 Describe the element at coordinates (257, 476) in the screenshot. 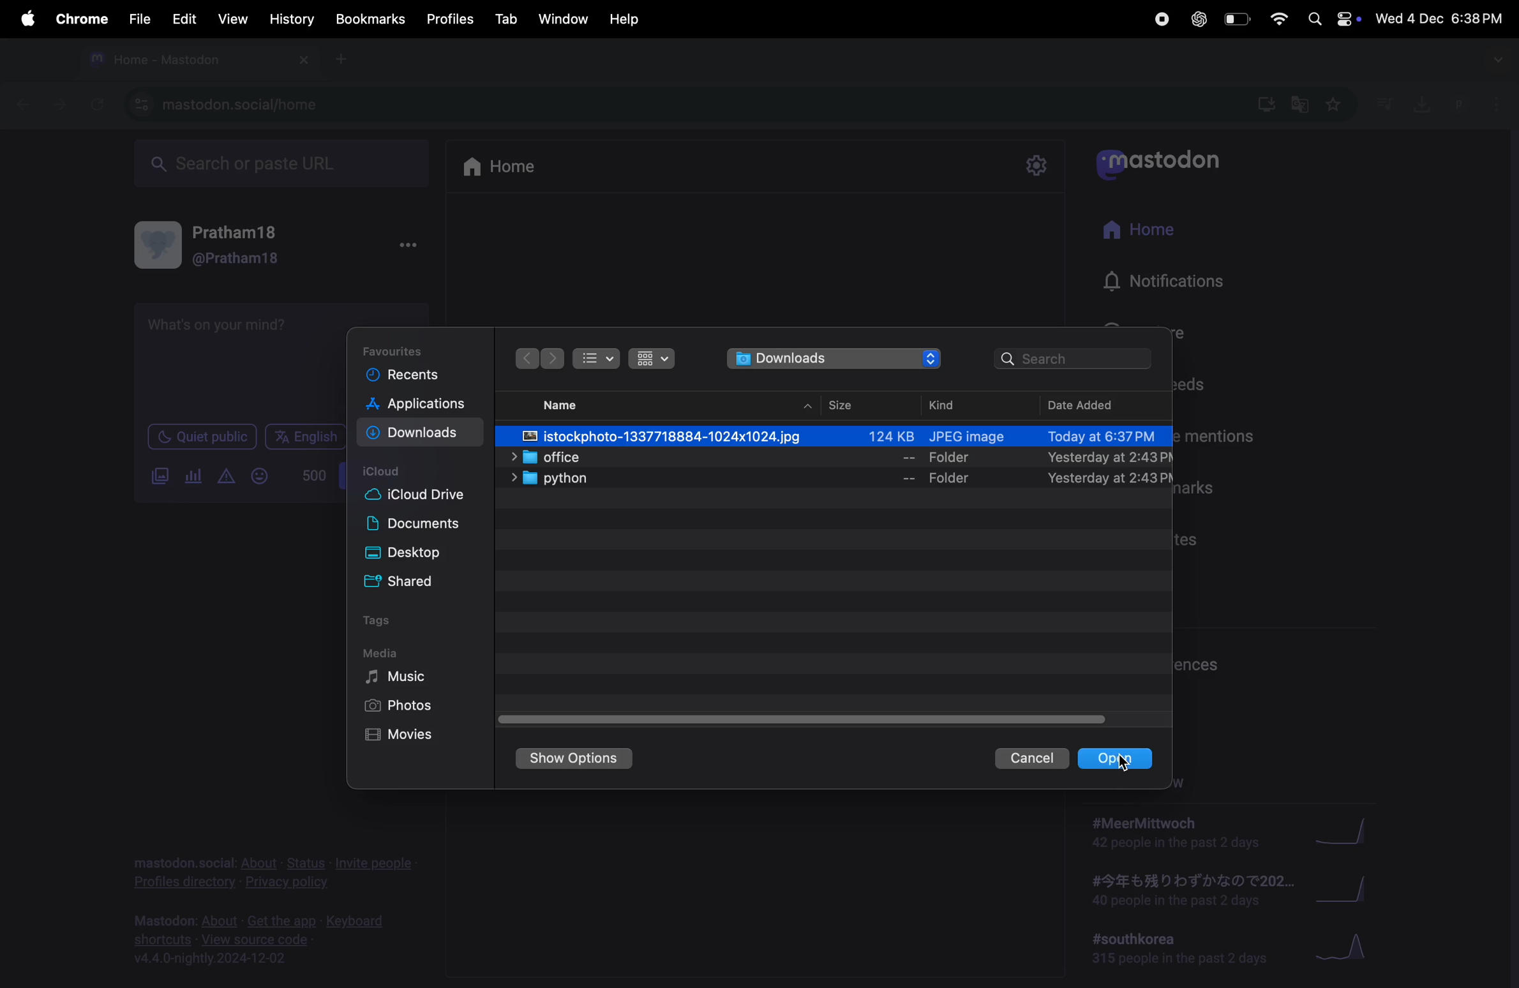

I see `Emoji` at that location.